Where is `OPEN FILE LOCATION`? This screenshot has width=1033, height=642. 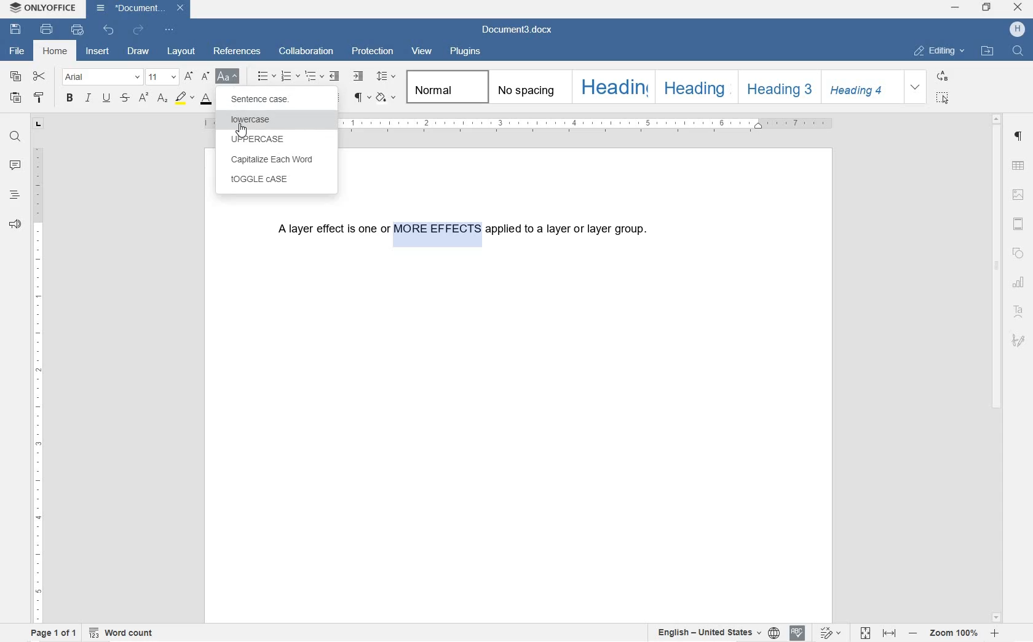 OPEN FILE LOCATION is located at coordinates (989, 52).